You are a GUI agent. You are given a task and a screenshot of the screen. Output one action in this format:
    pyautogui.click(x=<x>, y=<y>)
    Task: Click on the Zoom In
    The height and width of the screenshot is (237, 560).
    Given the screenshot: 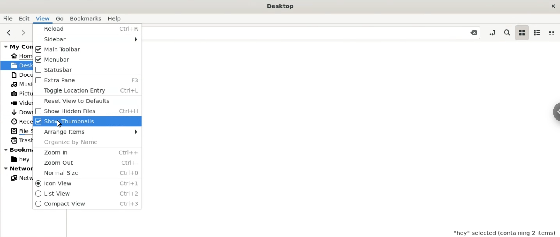 What is the action you would take?
    pyautogui.click(x=86, y=152)
    